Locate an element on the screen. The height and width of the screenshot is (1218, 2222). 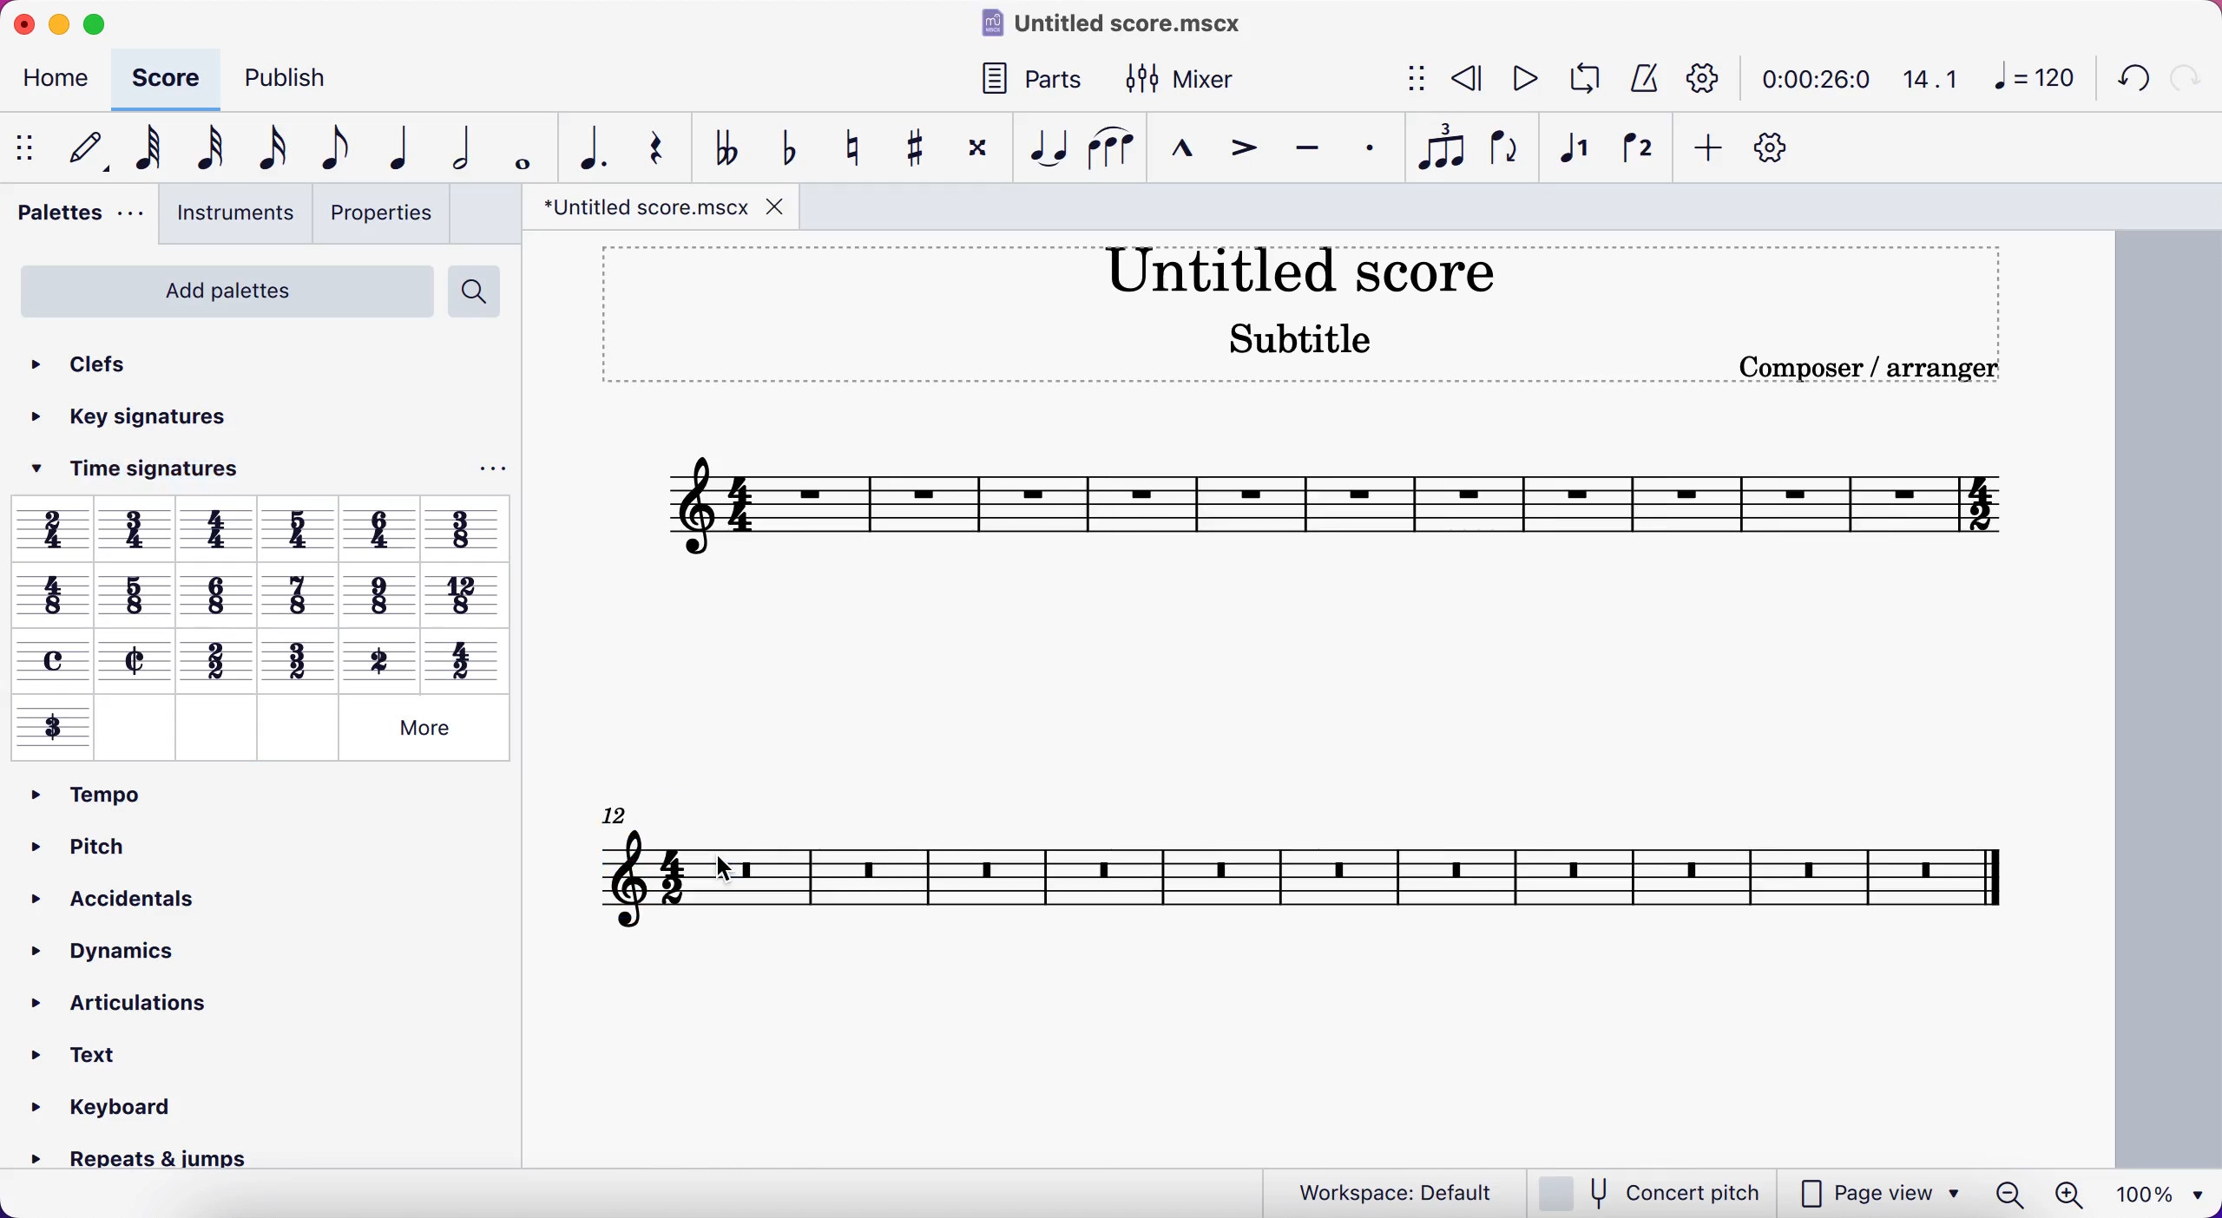
mixer is located at coordinates (1182, 76).